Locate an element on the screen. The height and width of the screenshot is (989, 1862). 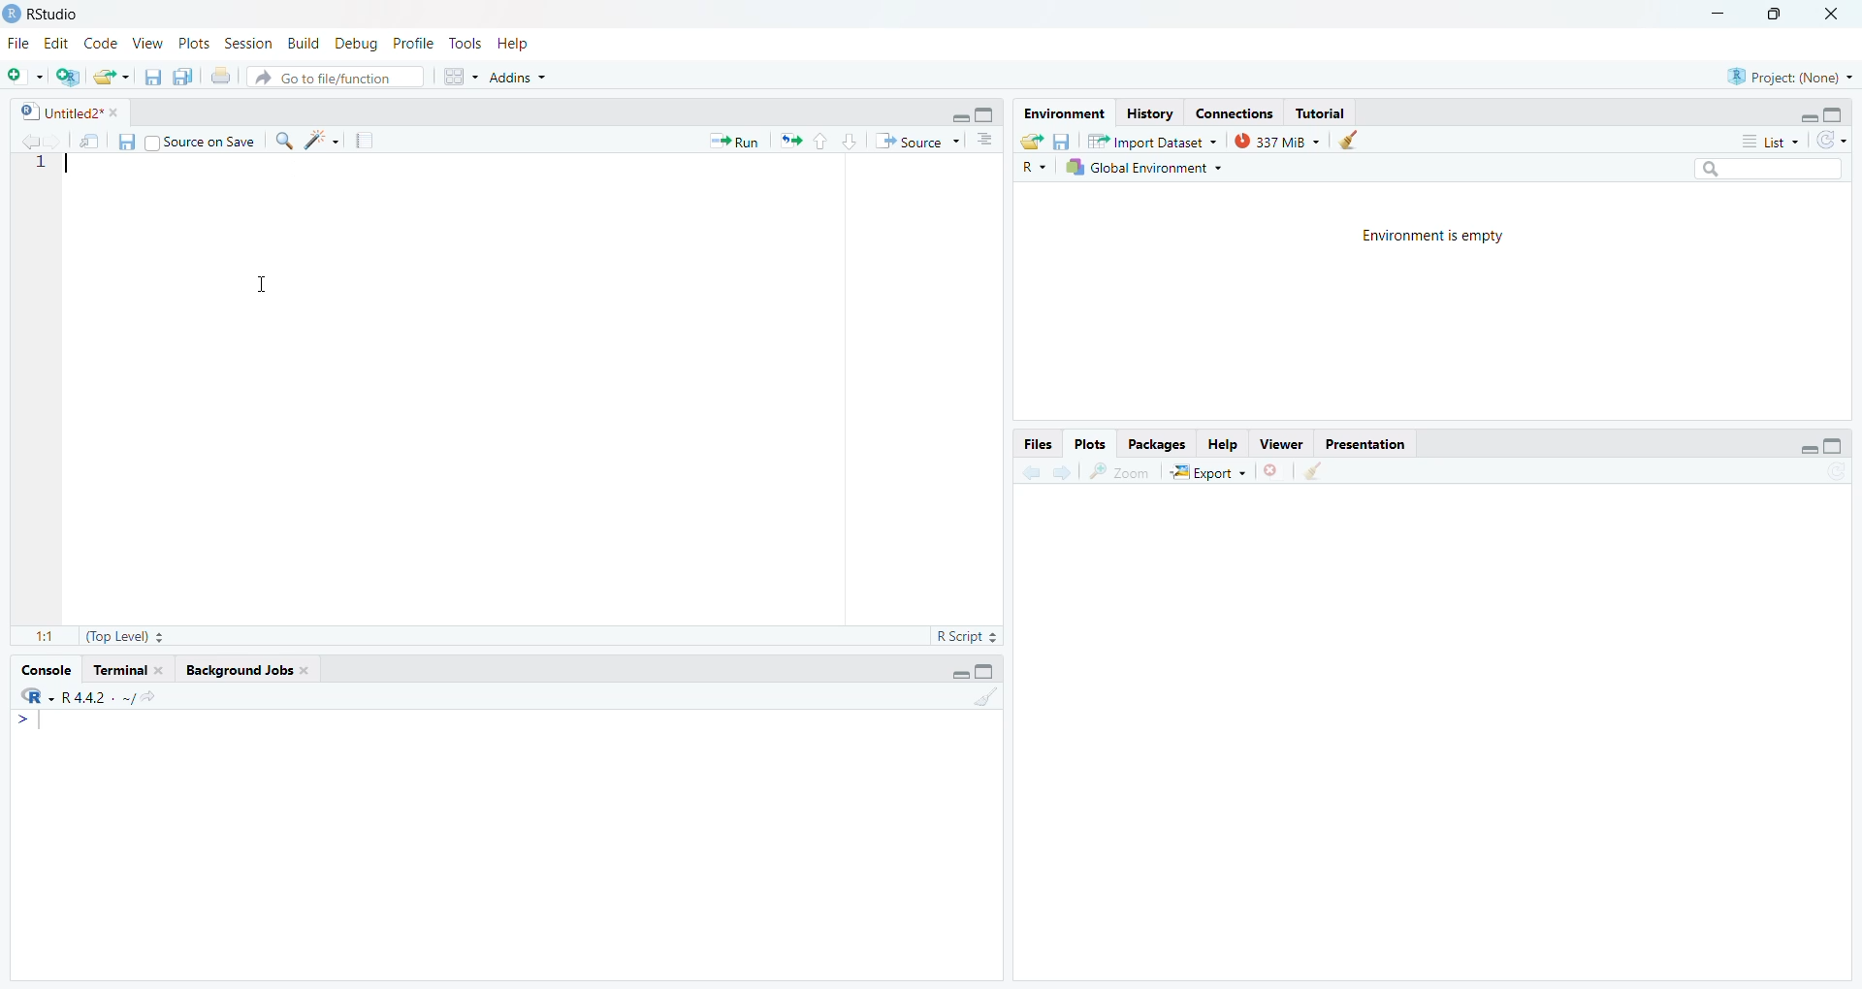
List  is located at coordinates (1772, 143).